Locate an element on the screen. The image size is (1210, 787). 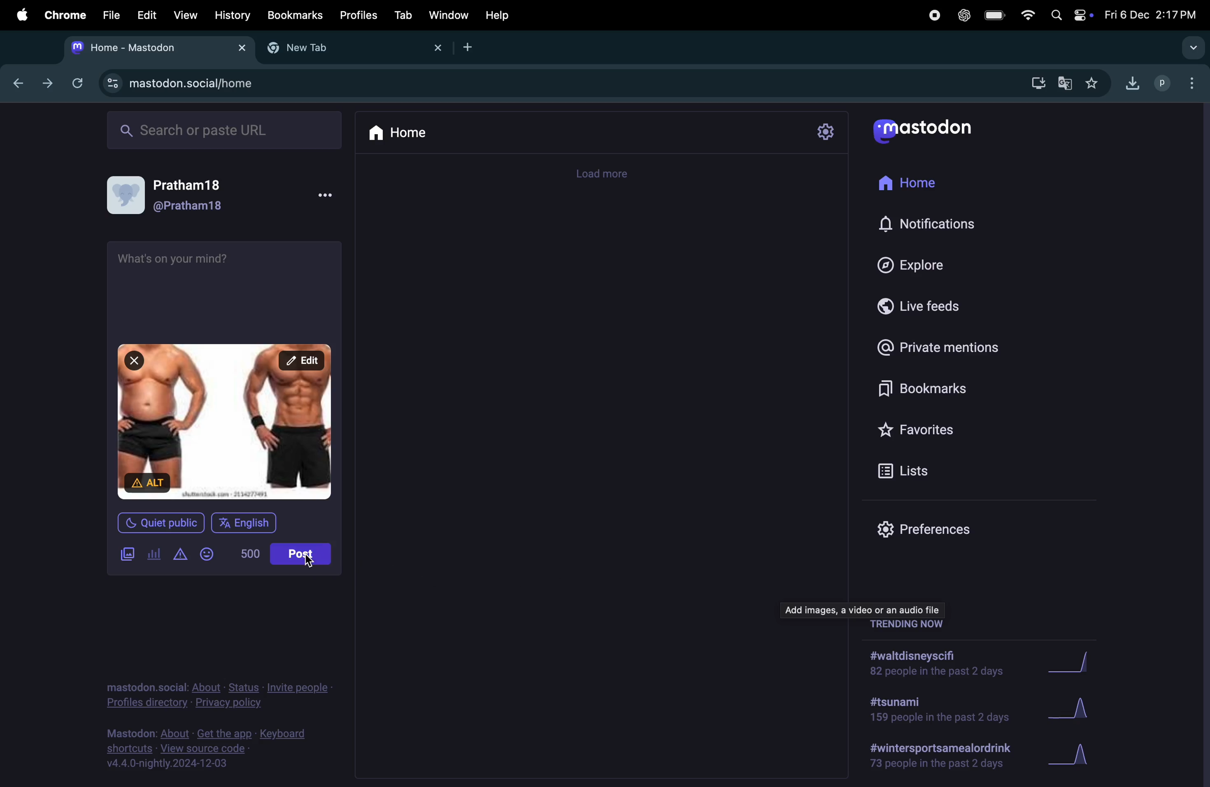
create alert is located at coordinates (181, 555).